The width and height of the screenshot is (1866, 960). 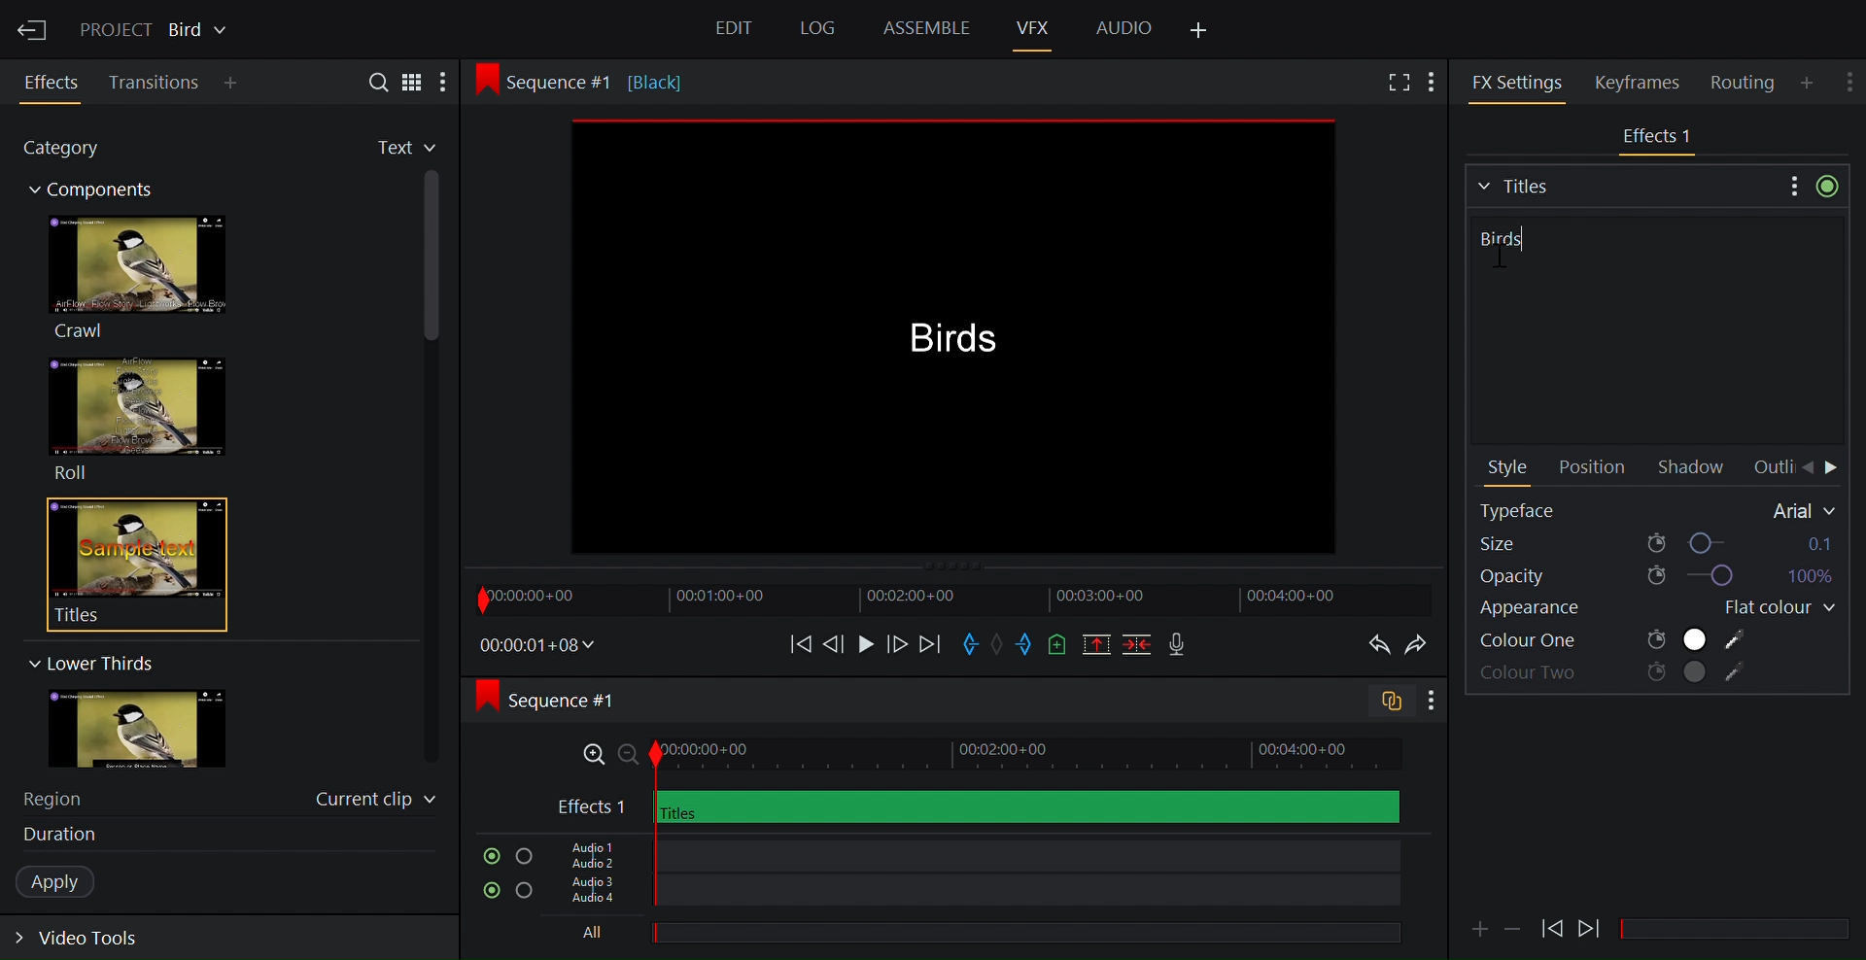 What do you see at coordinates (568, 700) in the screenshot?
I see `Sequence` at bounding box center [568, 700].